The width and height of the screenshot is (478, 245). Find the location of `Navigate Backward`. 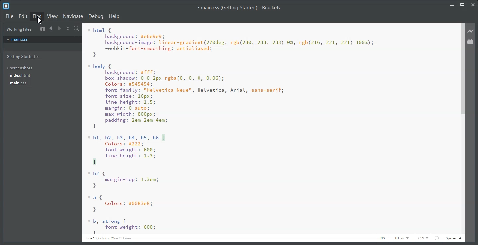

Navigate Backward is located at coordinates (52, 28).